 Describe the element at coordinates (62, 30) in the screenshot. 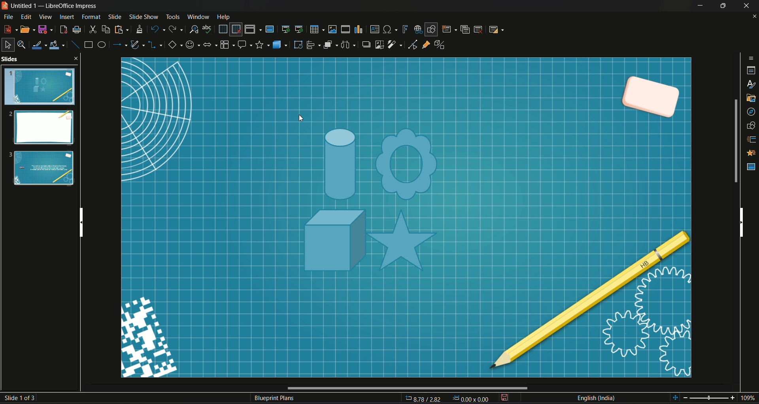

I see `export` at that location.